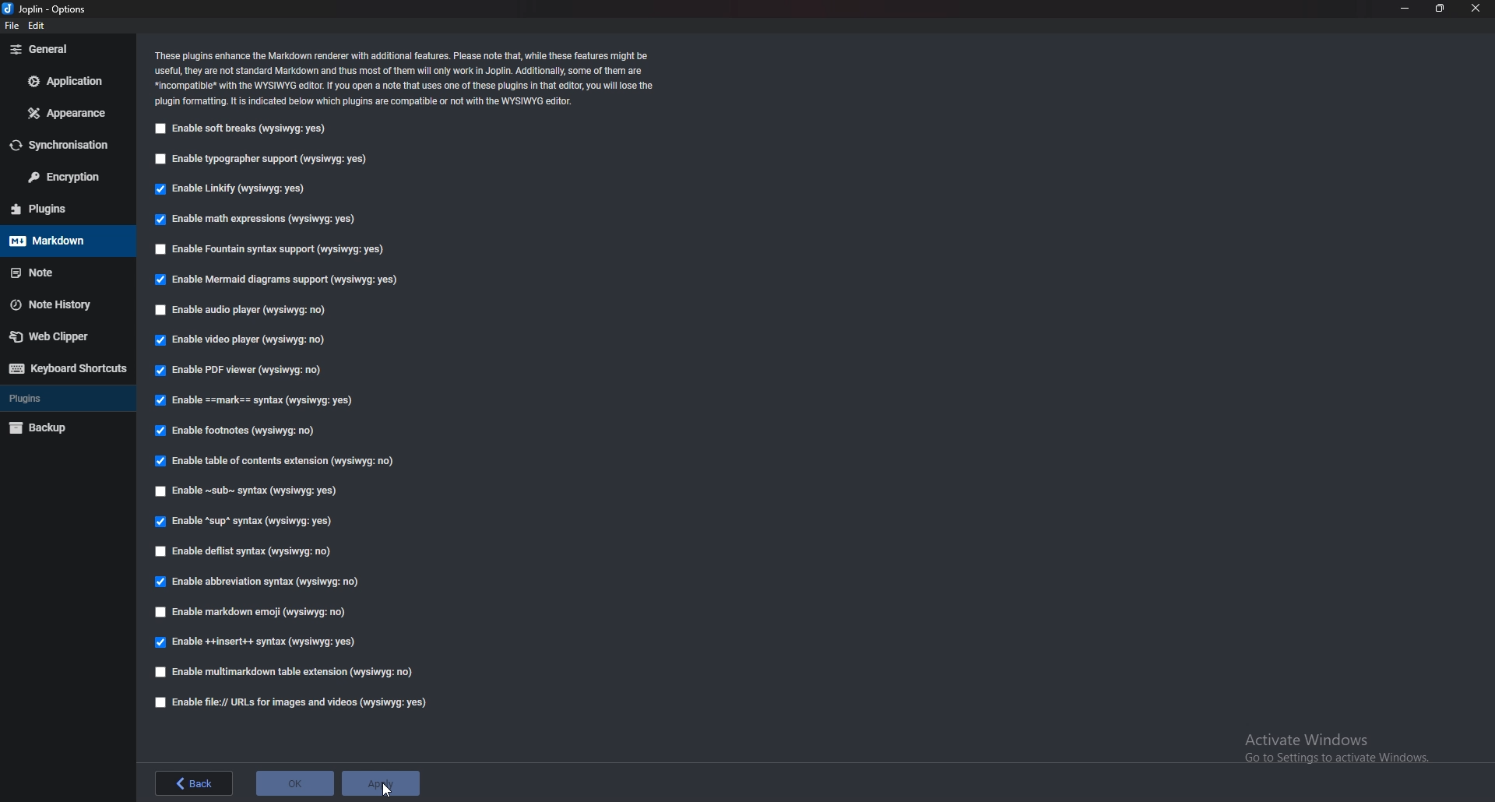  Describe the element at coordinates (1476, 9) in the screenshot. I see `close` at that location.